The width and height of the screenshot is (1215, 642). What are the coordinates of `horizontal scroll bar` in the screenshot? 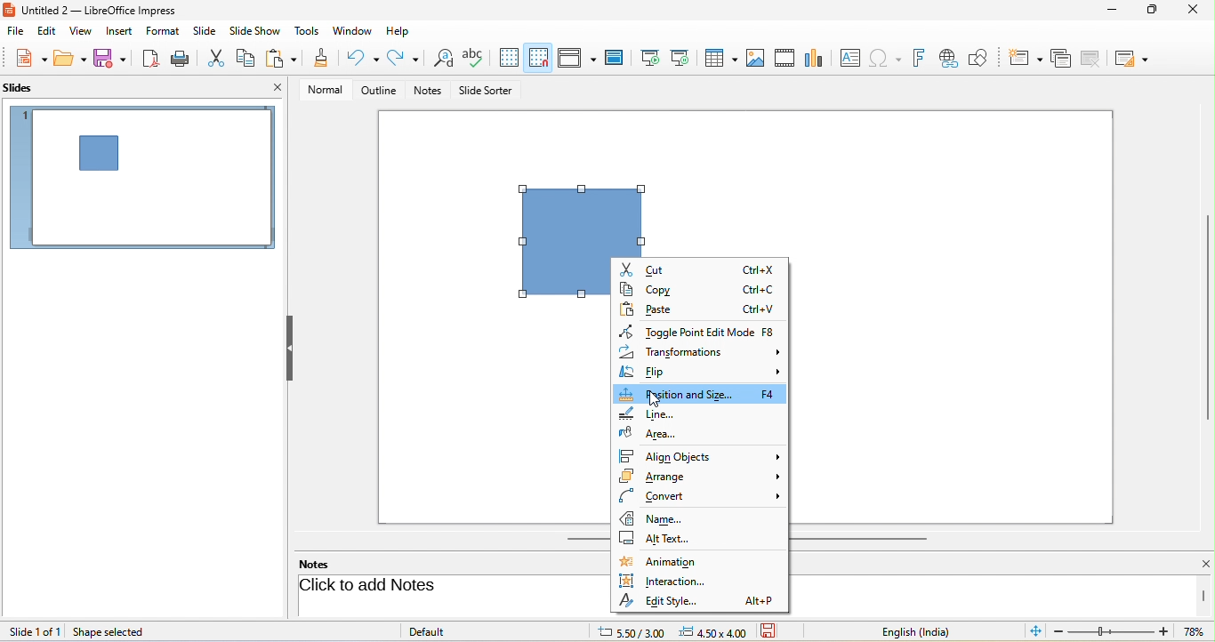 It's located at (861, 537).